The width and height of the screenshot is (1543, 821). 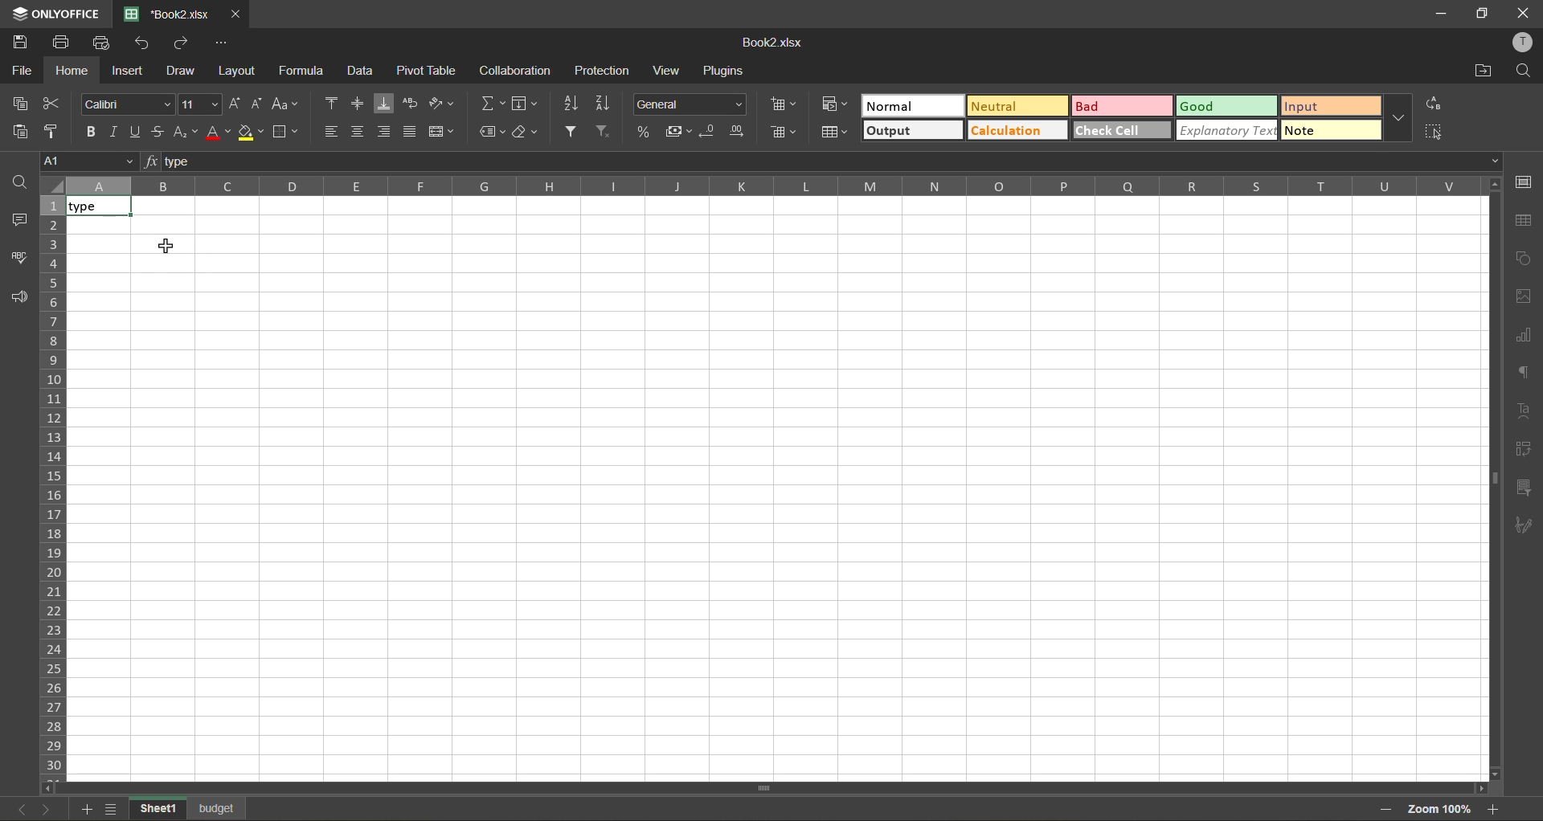 I want to click on font color, so click(x=219, y=133).